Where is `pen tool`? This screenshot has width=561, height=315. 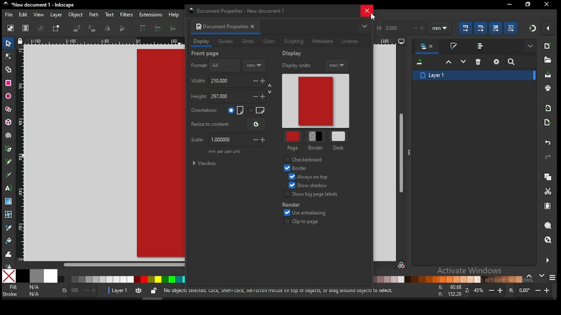 pen tool is located at coordinates (9, 149).